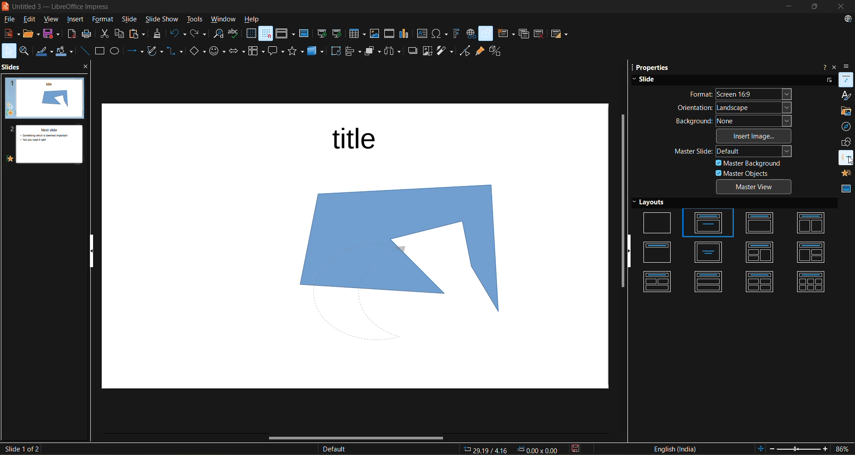 The width and height of the screenshot is (855, 455). Describe the element at coordinates (72, 36) in the screenshot. I see `export directly as pdf` at that location.